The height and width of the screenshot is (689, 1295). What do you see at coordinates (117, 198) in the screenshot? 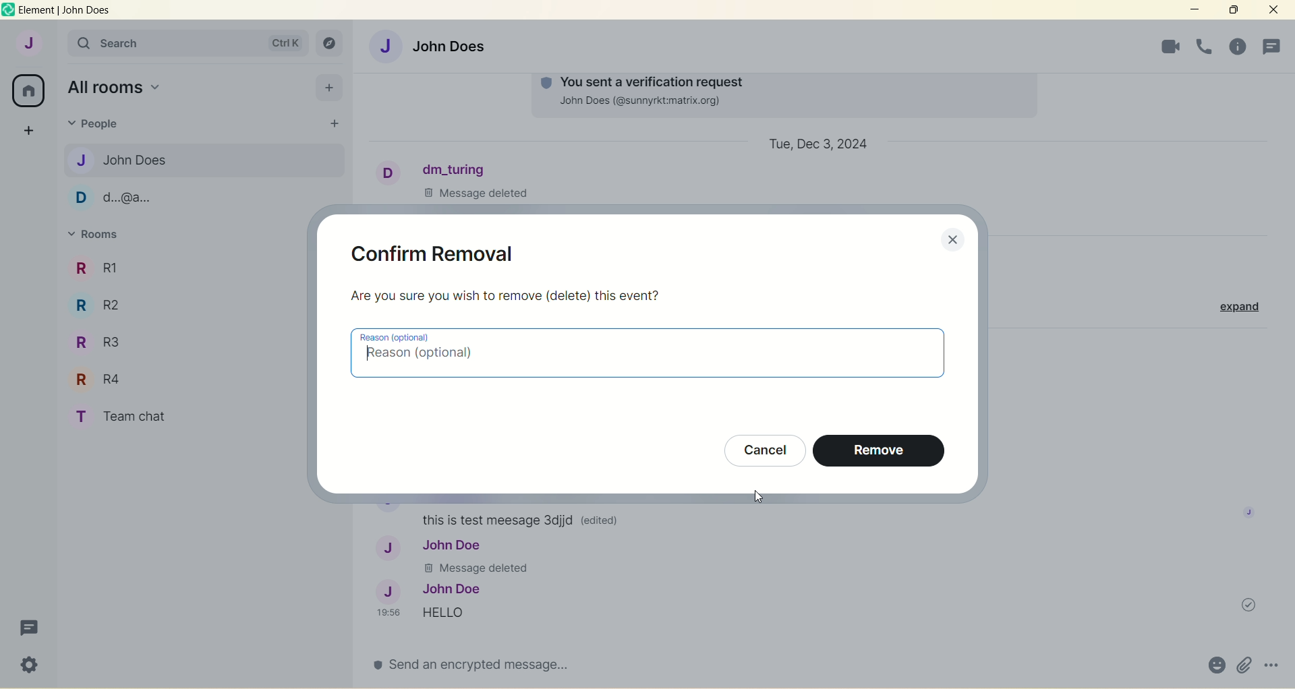
I see `d...@a...` at bounding box center [117, 198].